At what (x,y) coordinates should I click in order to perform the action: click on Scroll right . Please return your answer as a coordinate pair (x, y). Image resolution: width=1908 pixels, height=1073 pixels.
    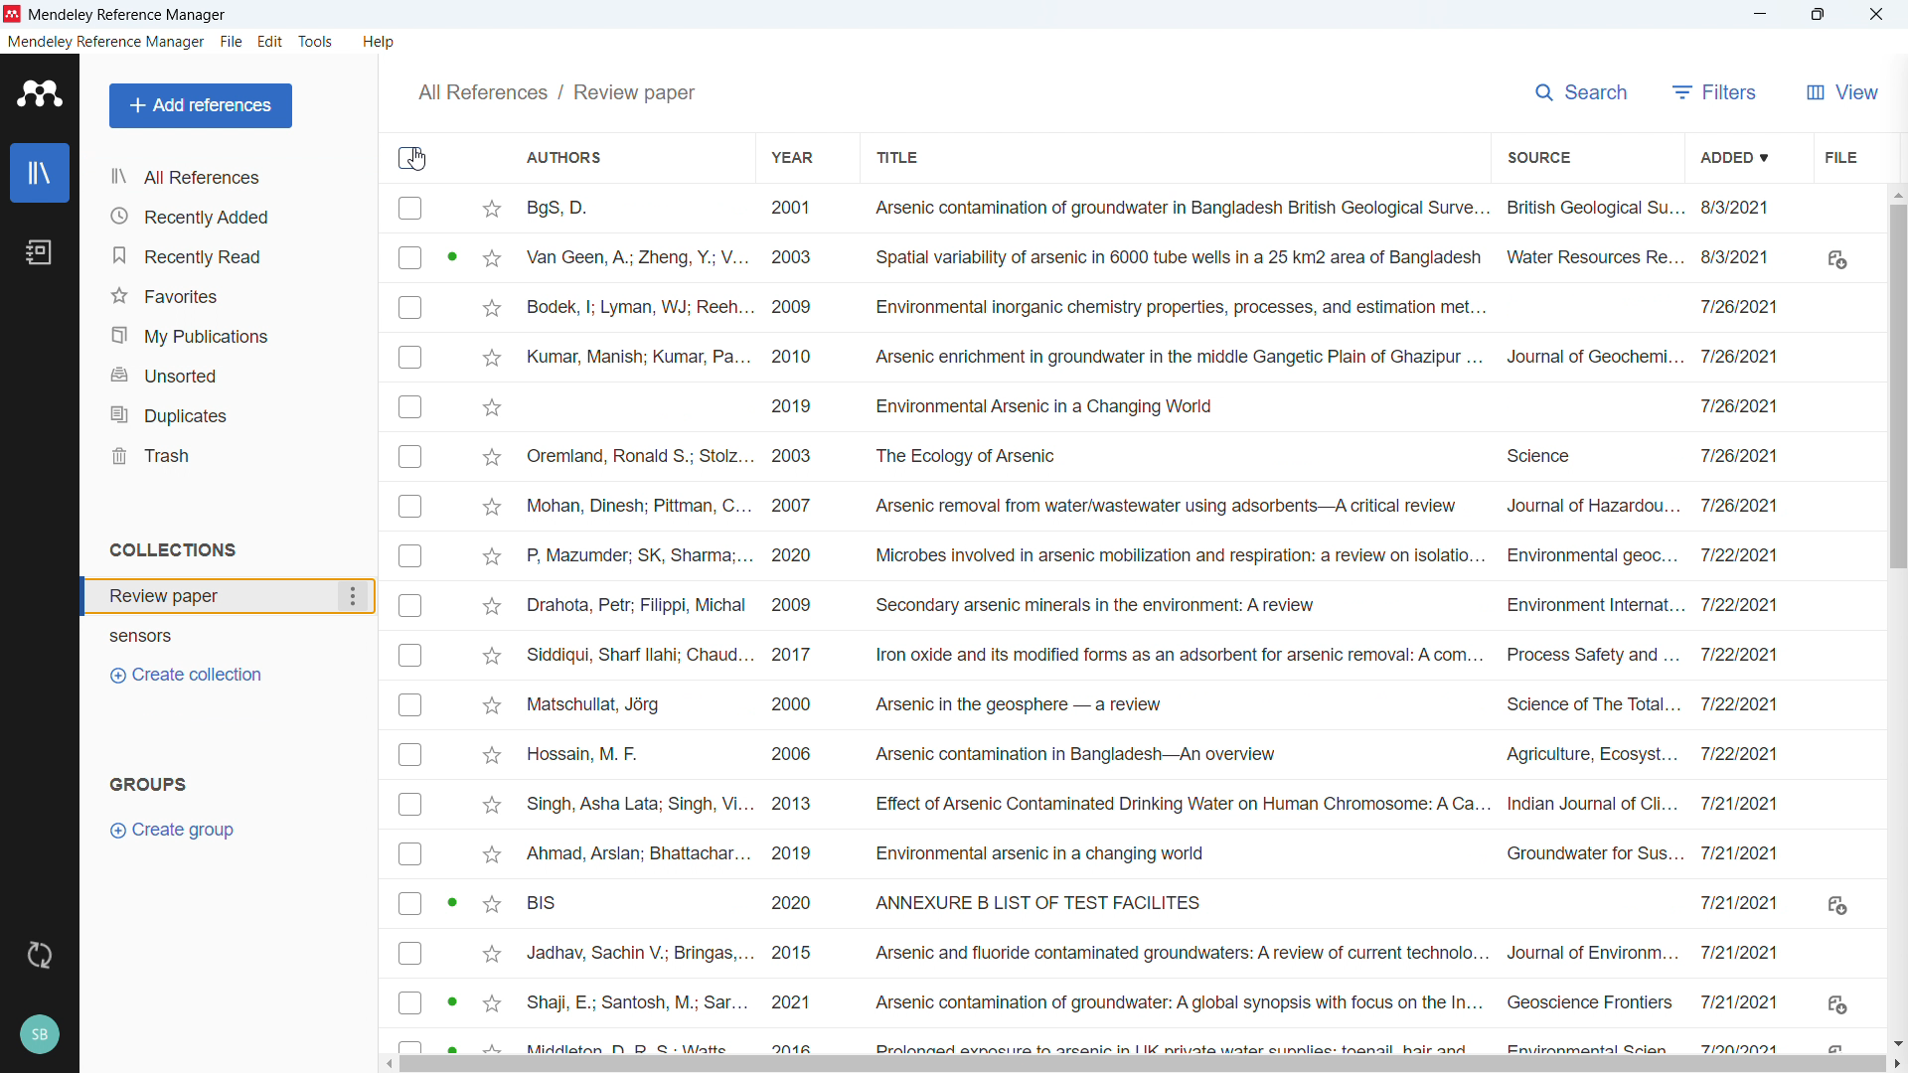
    Looking at the image, I should click on (1896, 1064).